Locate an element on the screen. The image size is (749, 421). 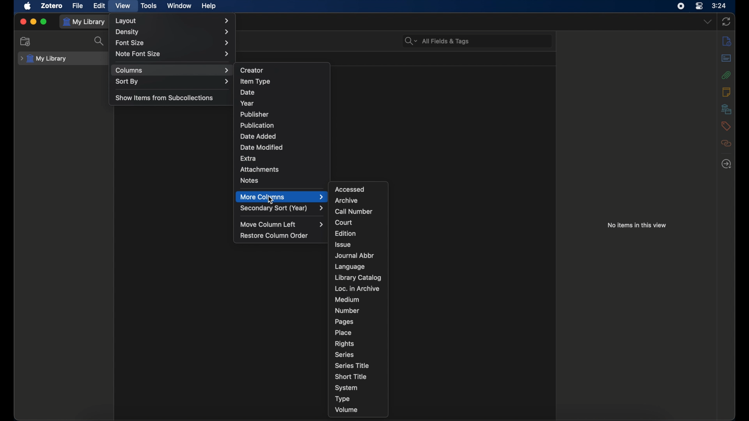
archive is located at coordinates (346, 200).